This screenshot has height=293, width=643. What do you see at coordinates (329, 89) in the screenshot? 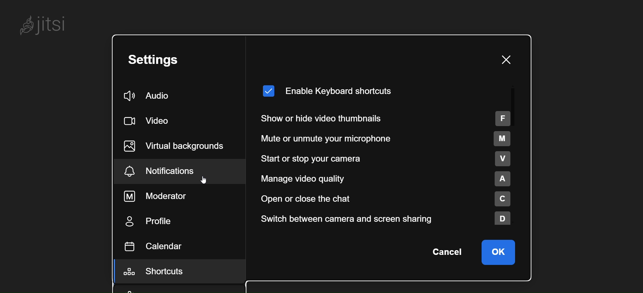
I see `enable keyboard shortcut` at bounding box center [329, 89].